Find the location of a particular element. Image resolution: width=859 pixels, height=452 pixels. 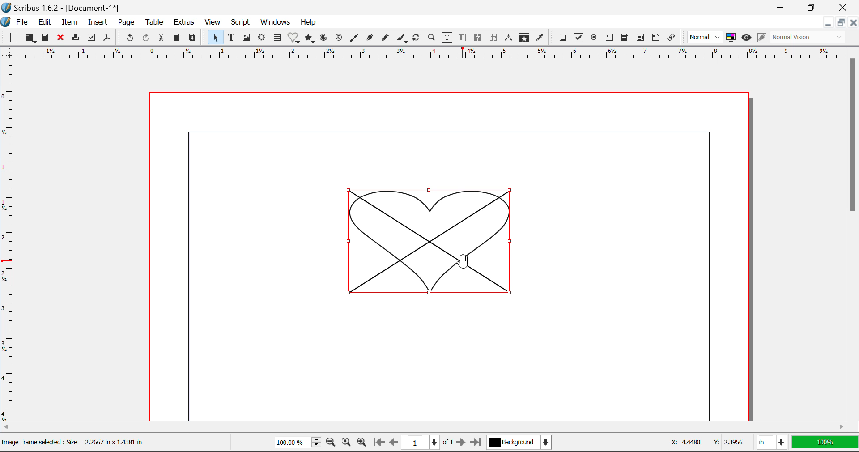

Cut is located at coordinates (163, 37).